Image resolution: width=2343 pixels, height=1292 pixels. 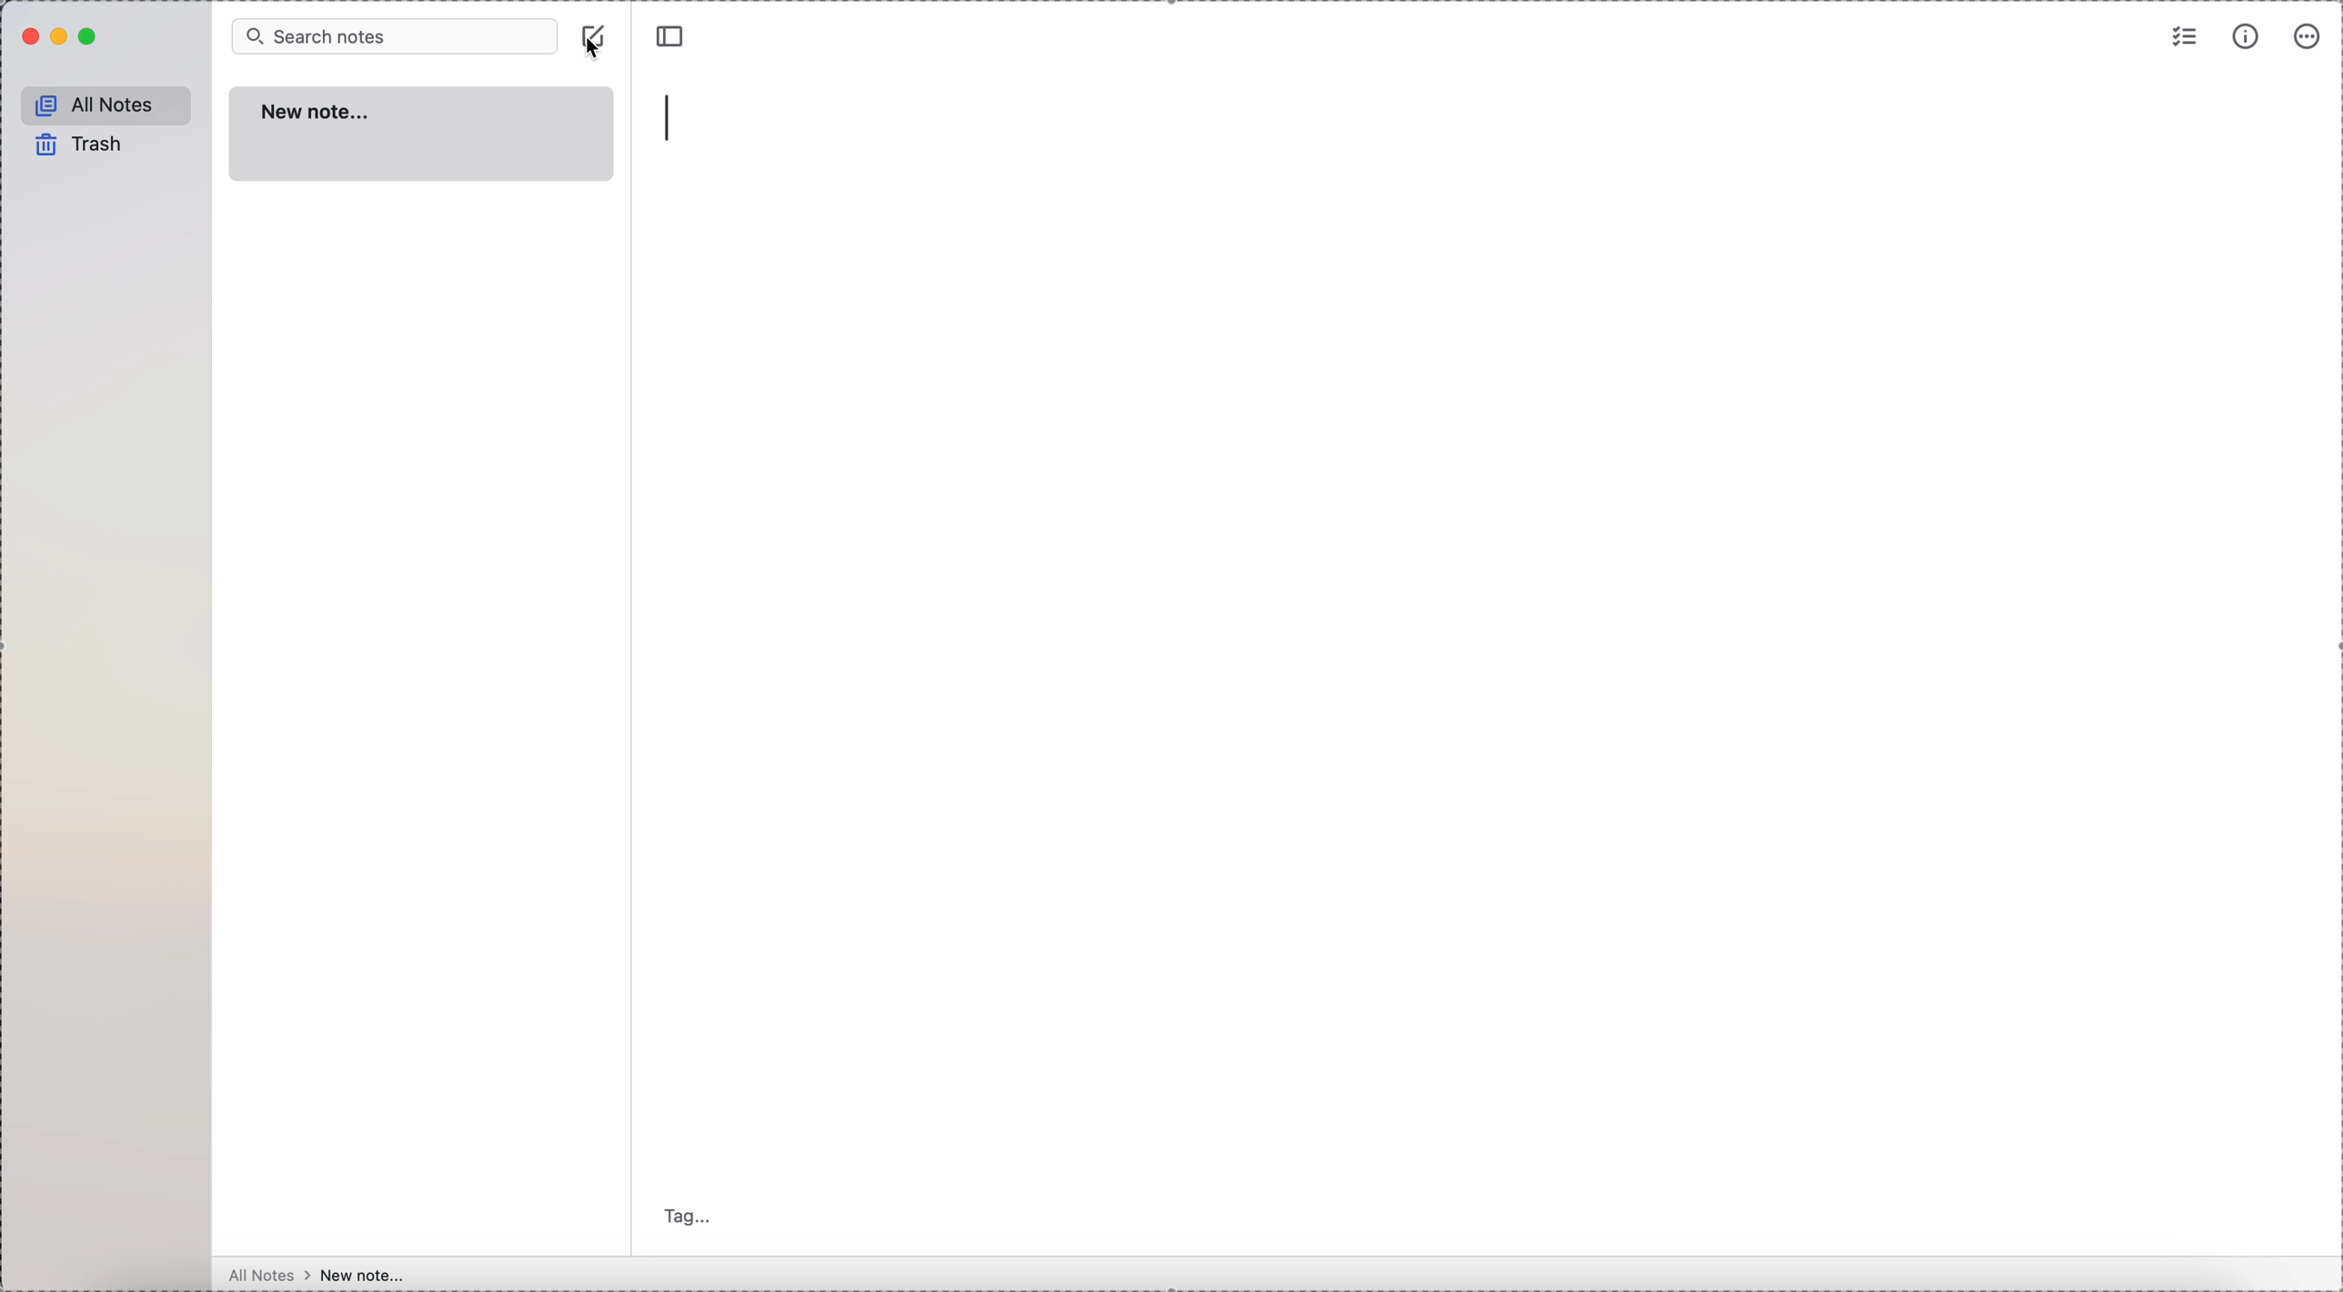 What do you see at coordinates (396, 36) in the screenshot?
I see `search bar` at bounding box center [396, 36].